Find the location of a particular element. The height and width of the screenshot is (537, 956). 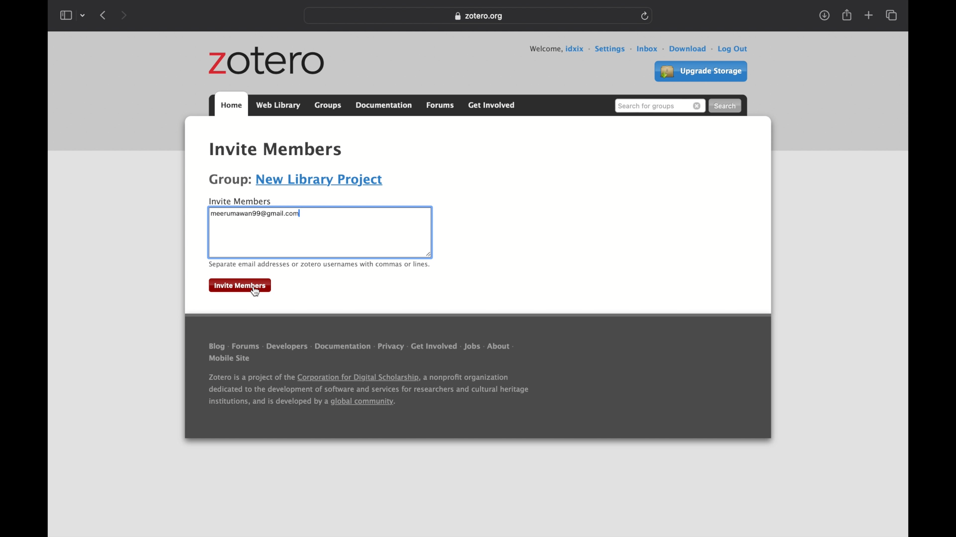

documentation is located at coordinates (344, 348).